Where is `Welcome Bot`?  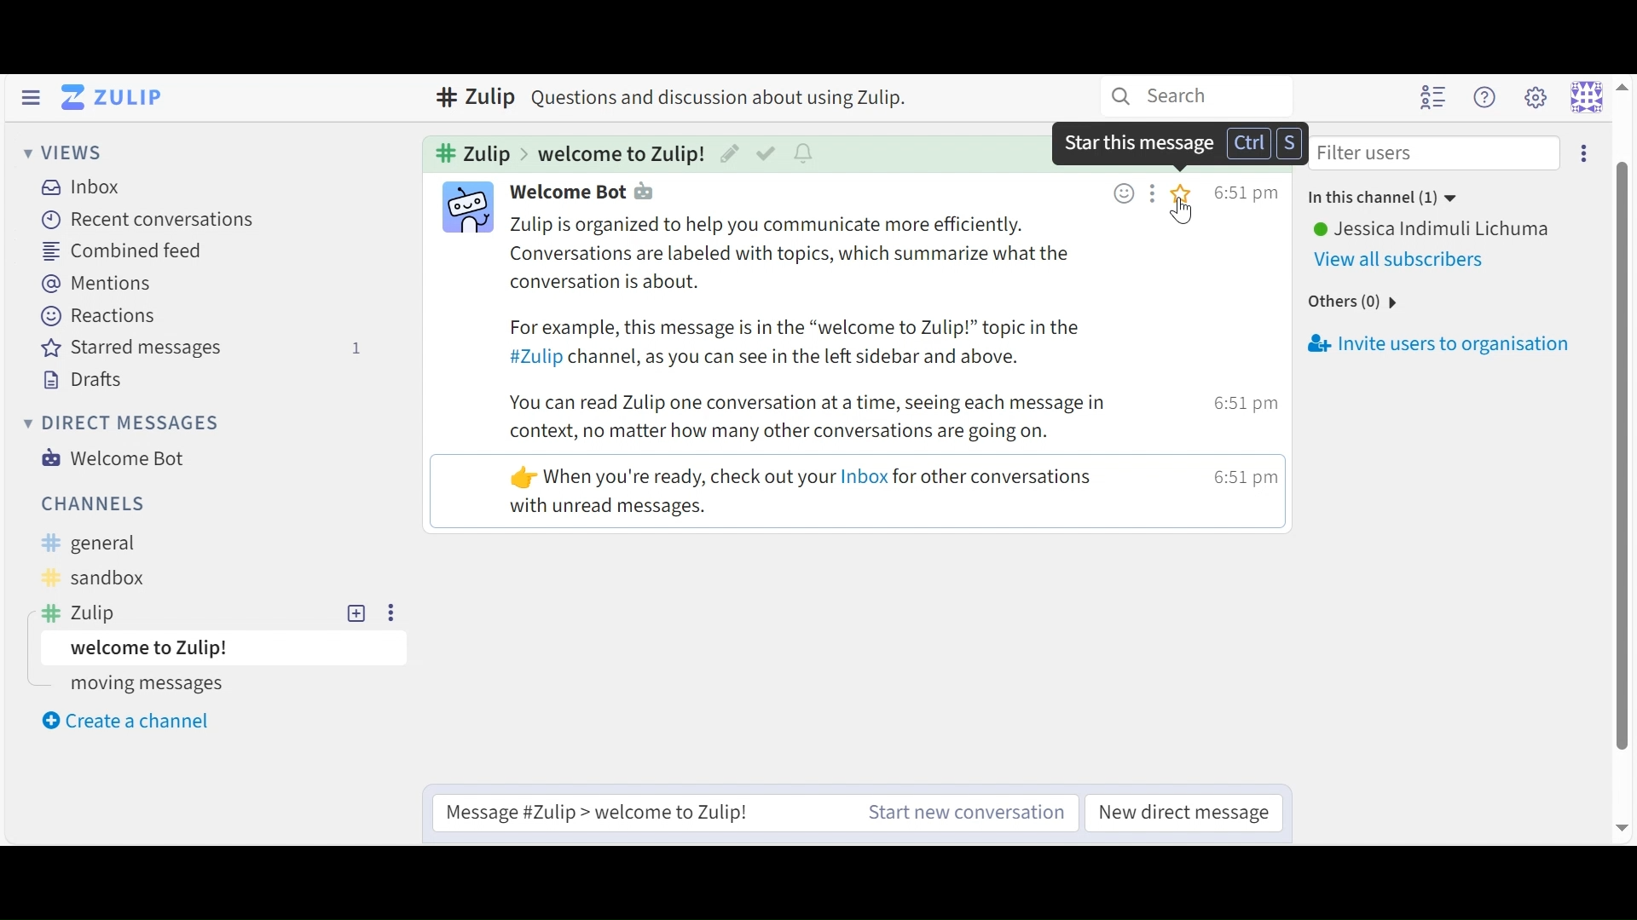 Welcome Bot is located at coordinates (113, 459).